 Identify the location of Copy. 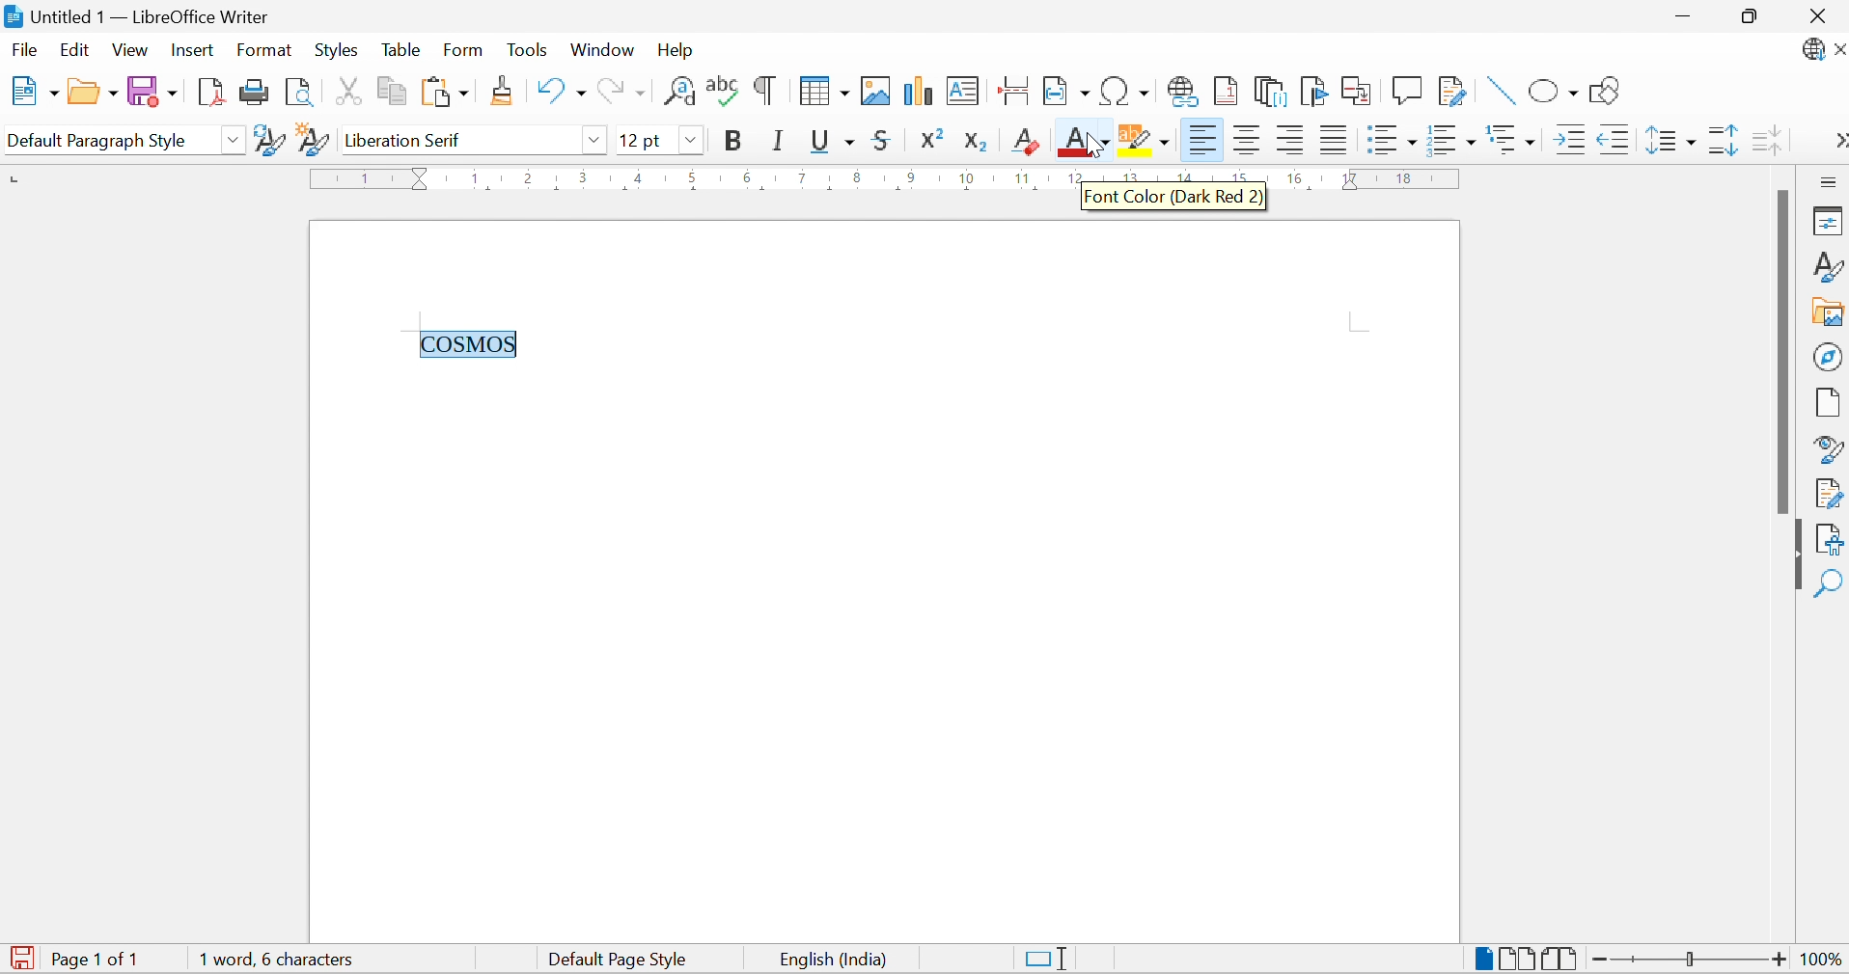
(389, 92).